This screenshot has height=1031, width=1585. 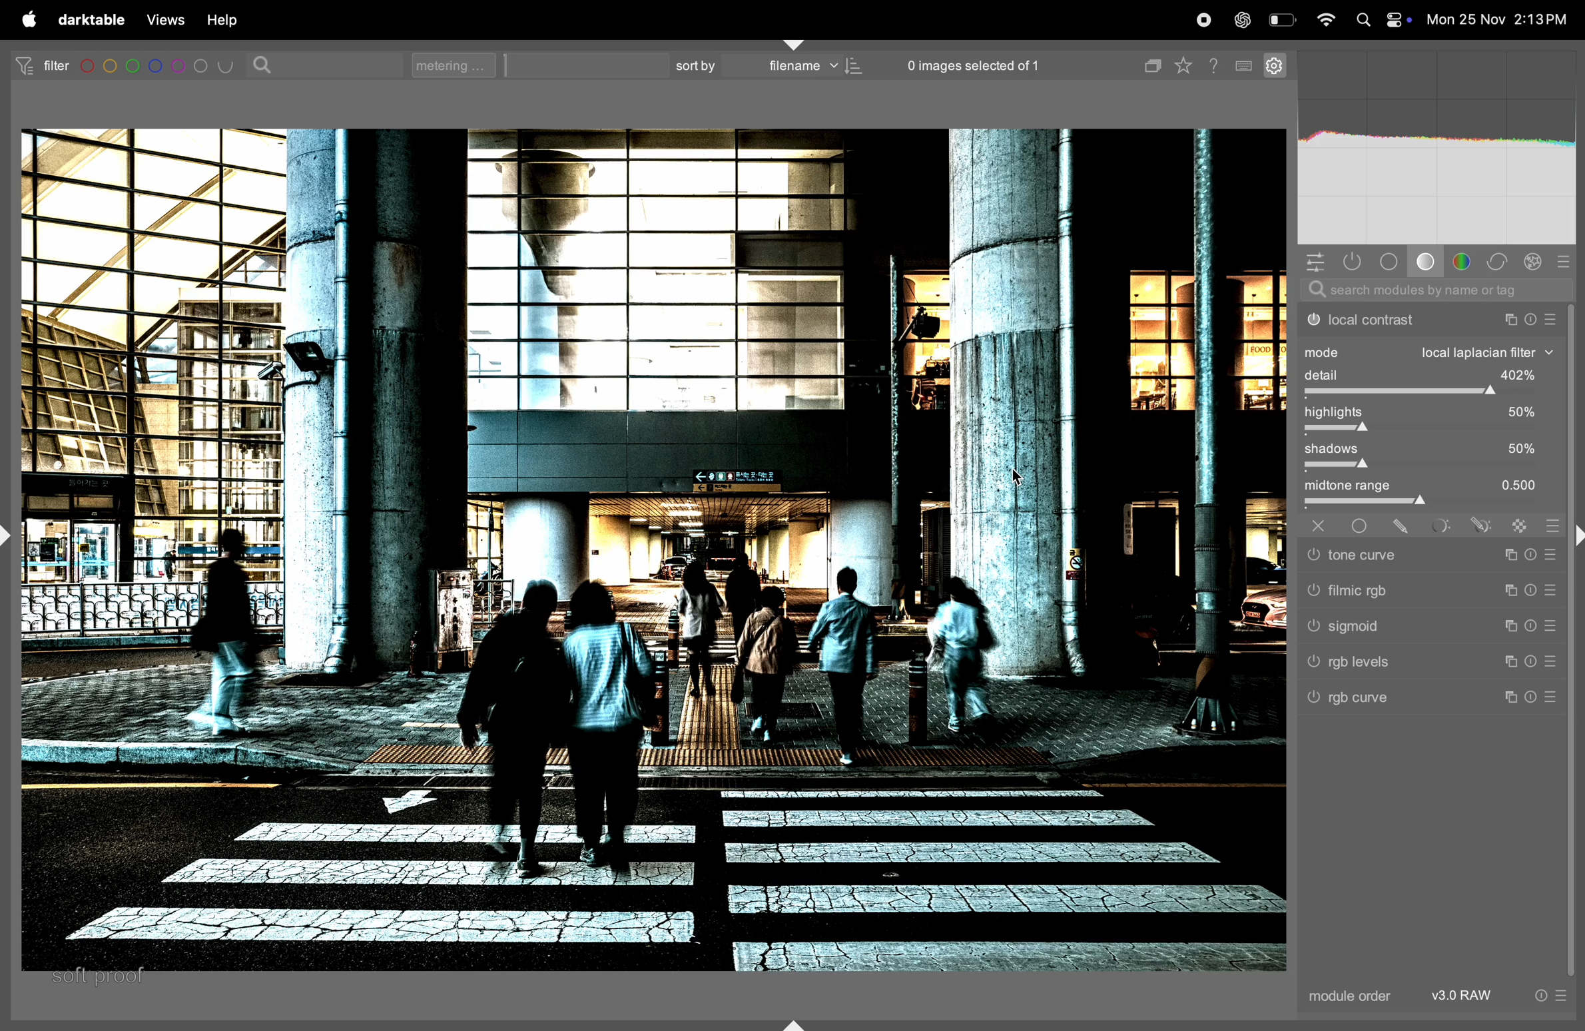 What do you see at coordinates (1361, 527) in the screenshot?
I see `uniformly` at bounding box center [1361, 527].